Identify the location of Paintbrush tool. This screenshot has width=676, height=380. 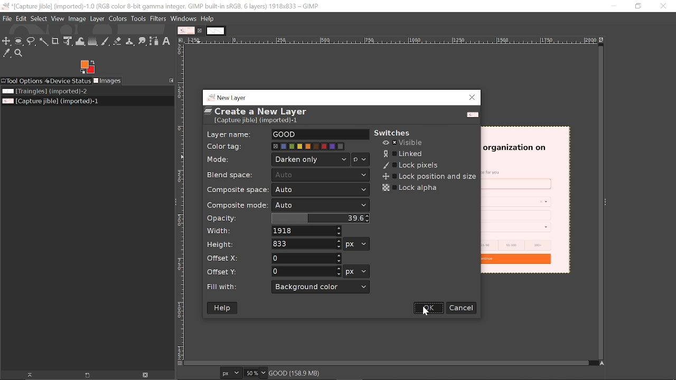
(105, 42).